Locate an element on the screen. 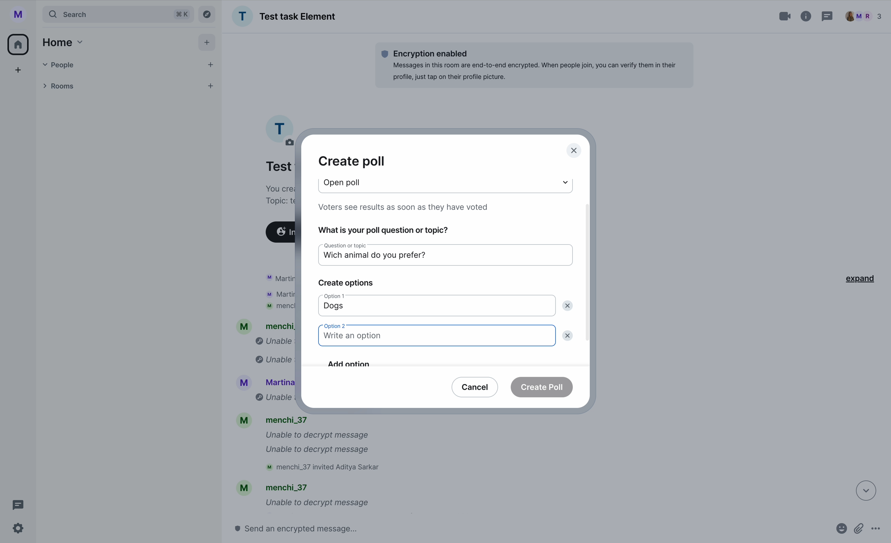  home is located at coordinates (61, 42).